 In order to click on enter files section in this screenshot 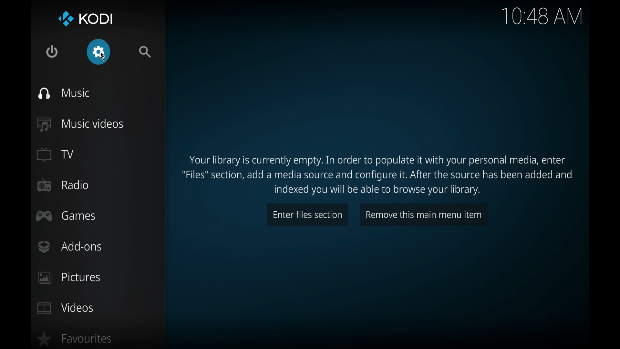, I will do `click(307, 214)`.